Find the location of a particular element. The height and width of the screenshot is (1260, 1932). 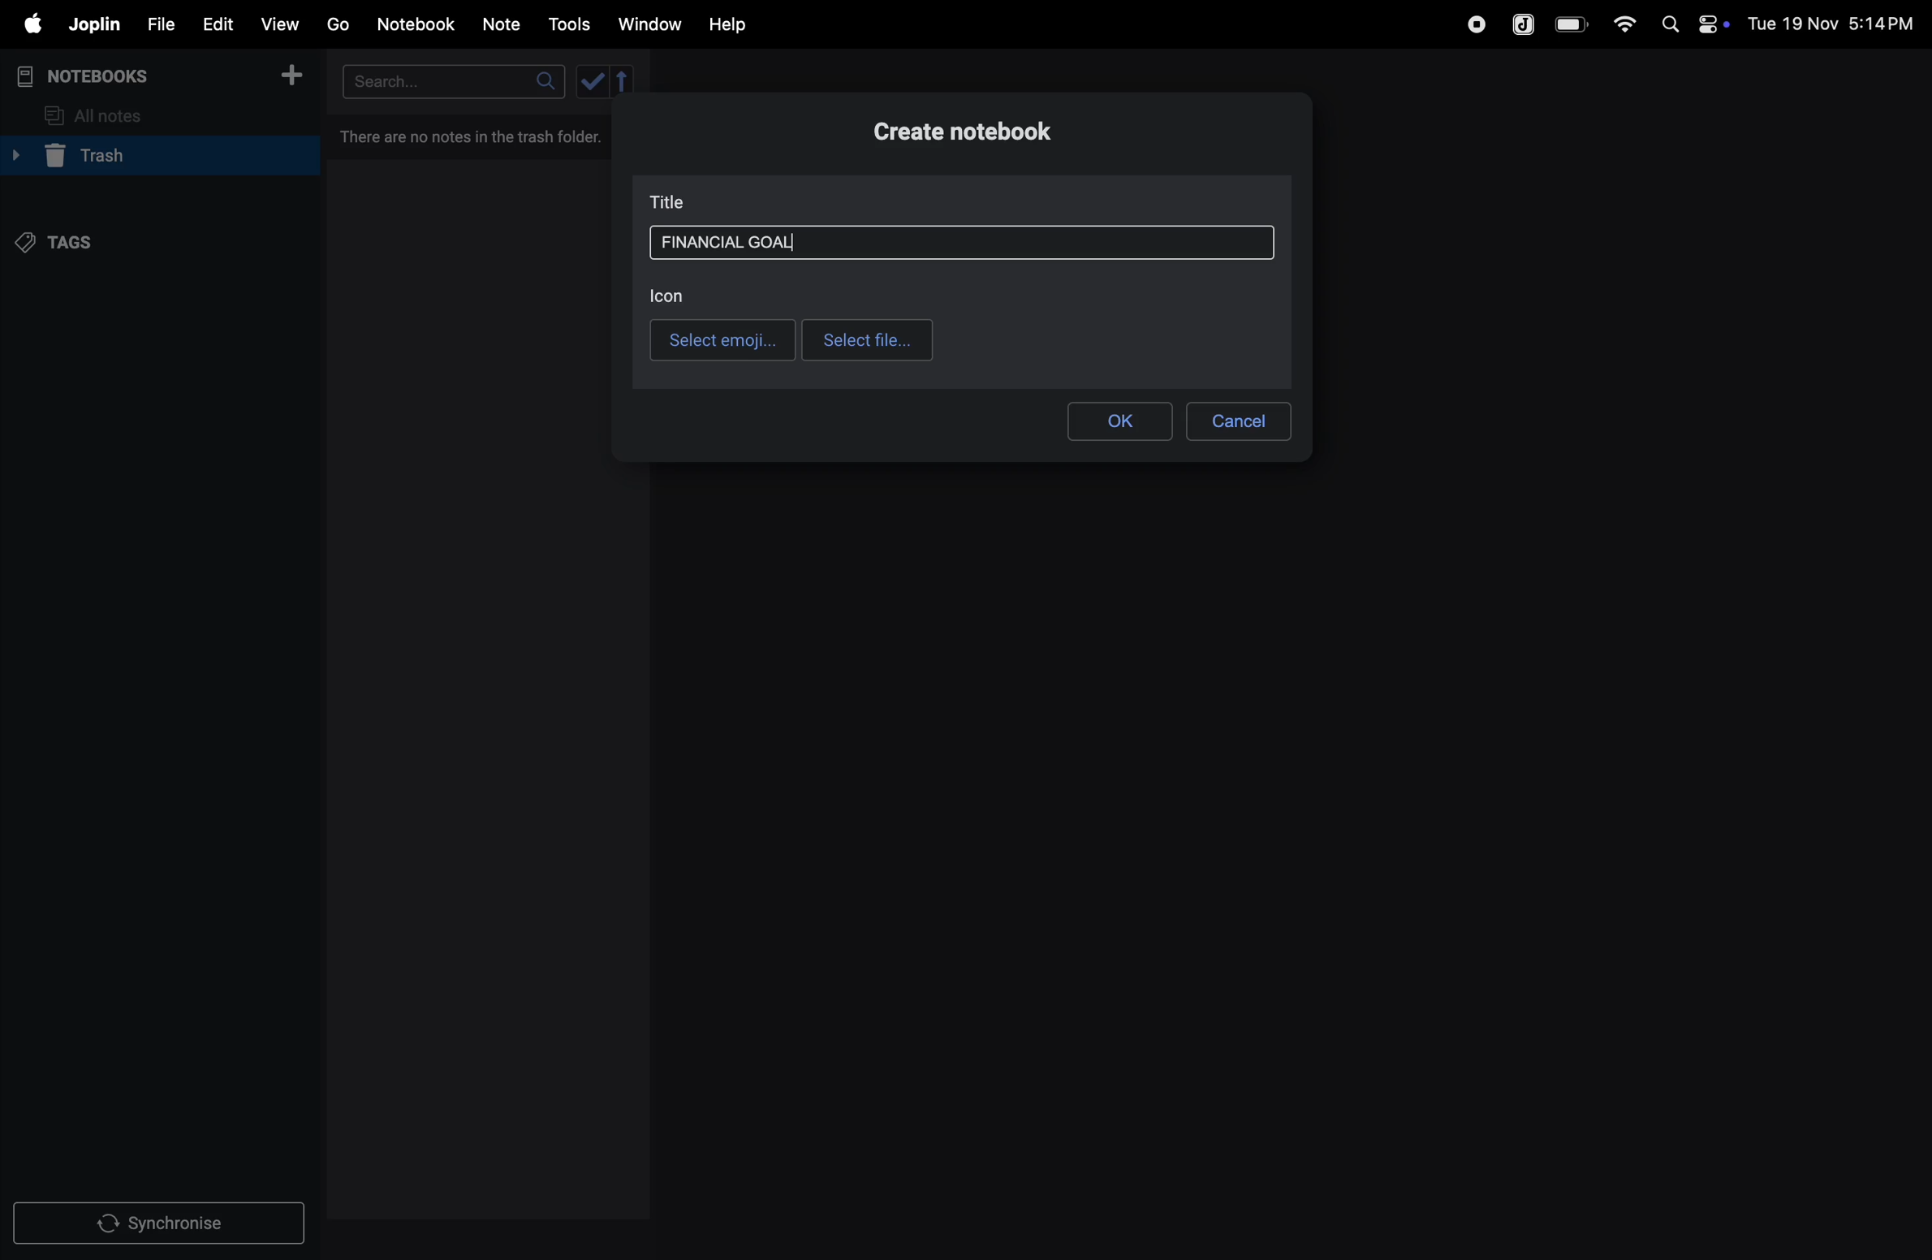

notebooks is located at coordinates (97, 76).